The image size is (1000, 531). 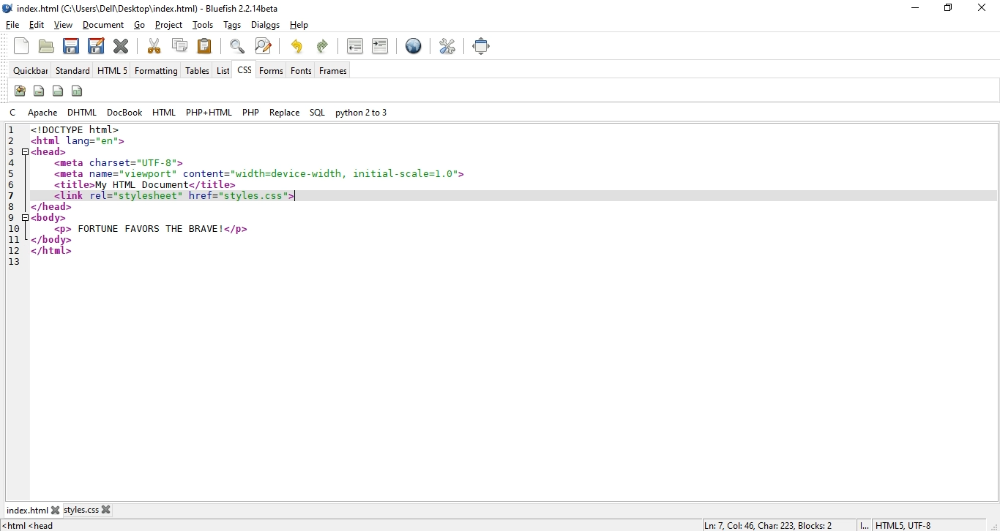 I want to click on <p> FORTUNE FAVORS THE BRAVE'!</p>, so click(x=150, y=229).